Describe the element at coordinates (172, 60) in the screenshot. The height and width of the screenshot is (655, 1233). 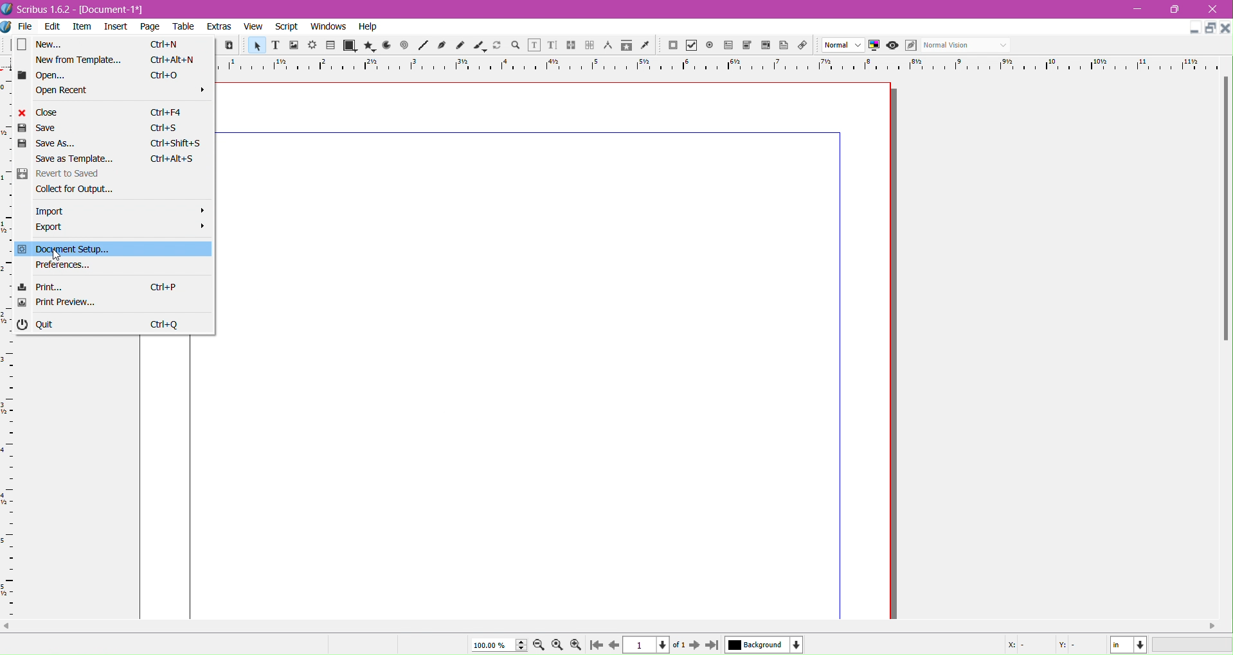
I see `` at that location.